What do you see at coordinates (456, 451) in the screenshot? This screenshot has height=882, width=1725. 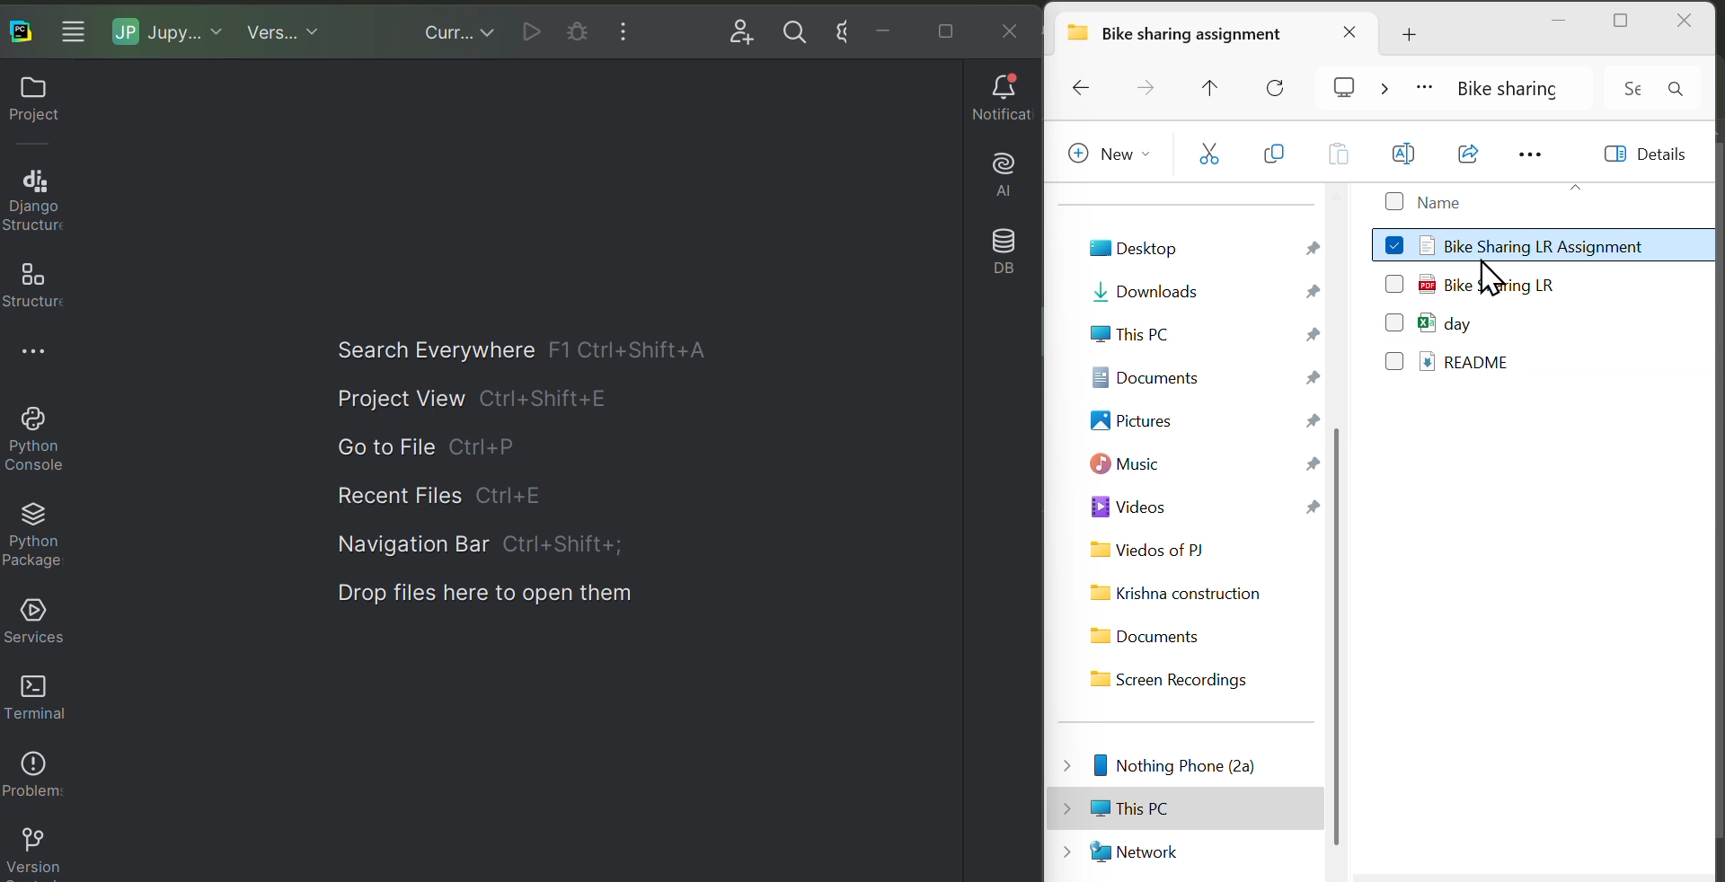 I see `Go to file` at bounding box center [456, 451].